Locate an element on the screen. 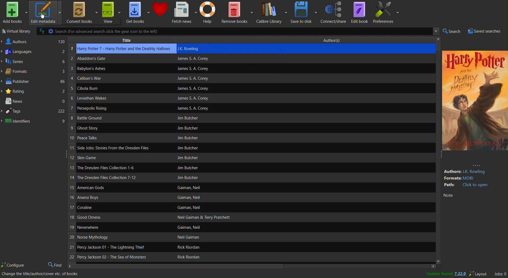 The width and height of the screenshot is (508, 278). Saved searches is located at coordinates (487, 31).